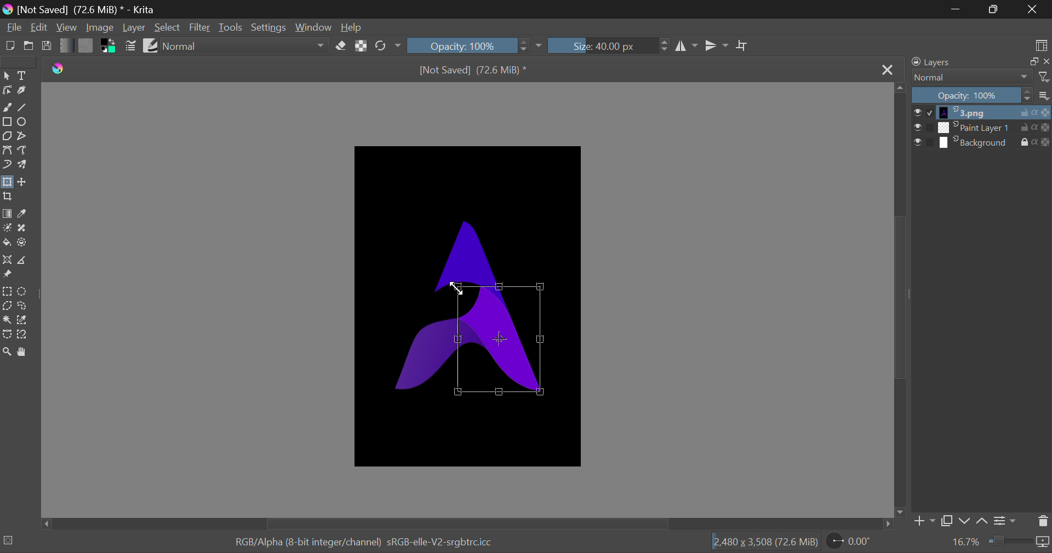 This screenshot has width=1052, height=553. I want to click on Choose Workspace, so click(1042, 45).